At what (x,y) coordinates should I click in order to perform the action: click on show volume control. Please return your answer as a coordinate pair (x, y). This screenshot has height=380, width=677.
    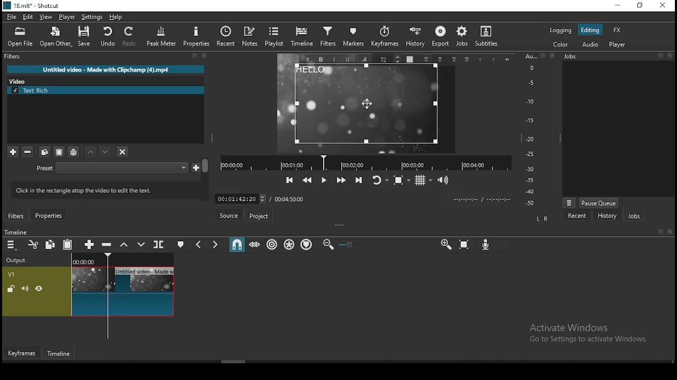
    Looking at the image, I should click on (444, 179).